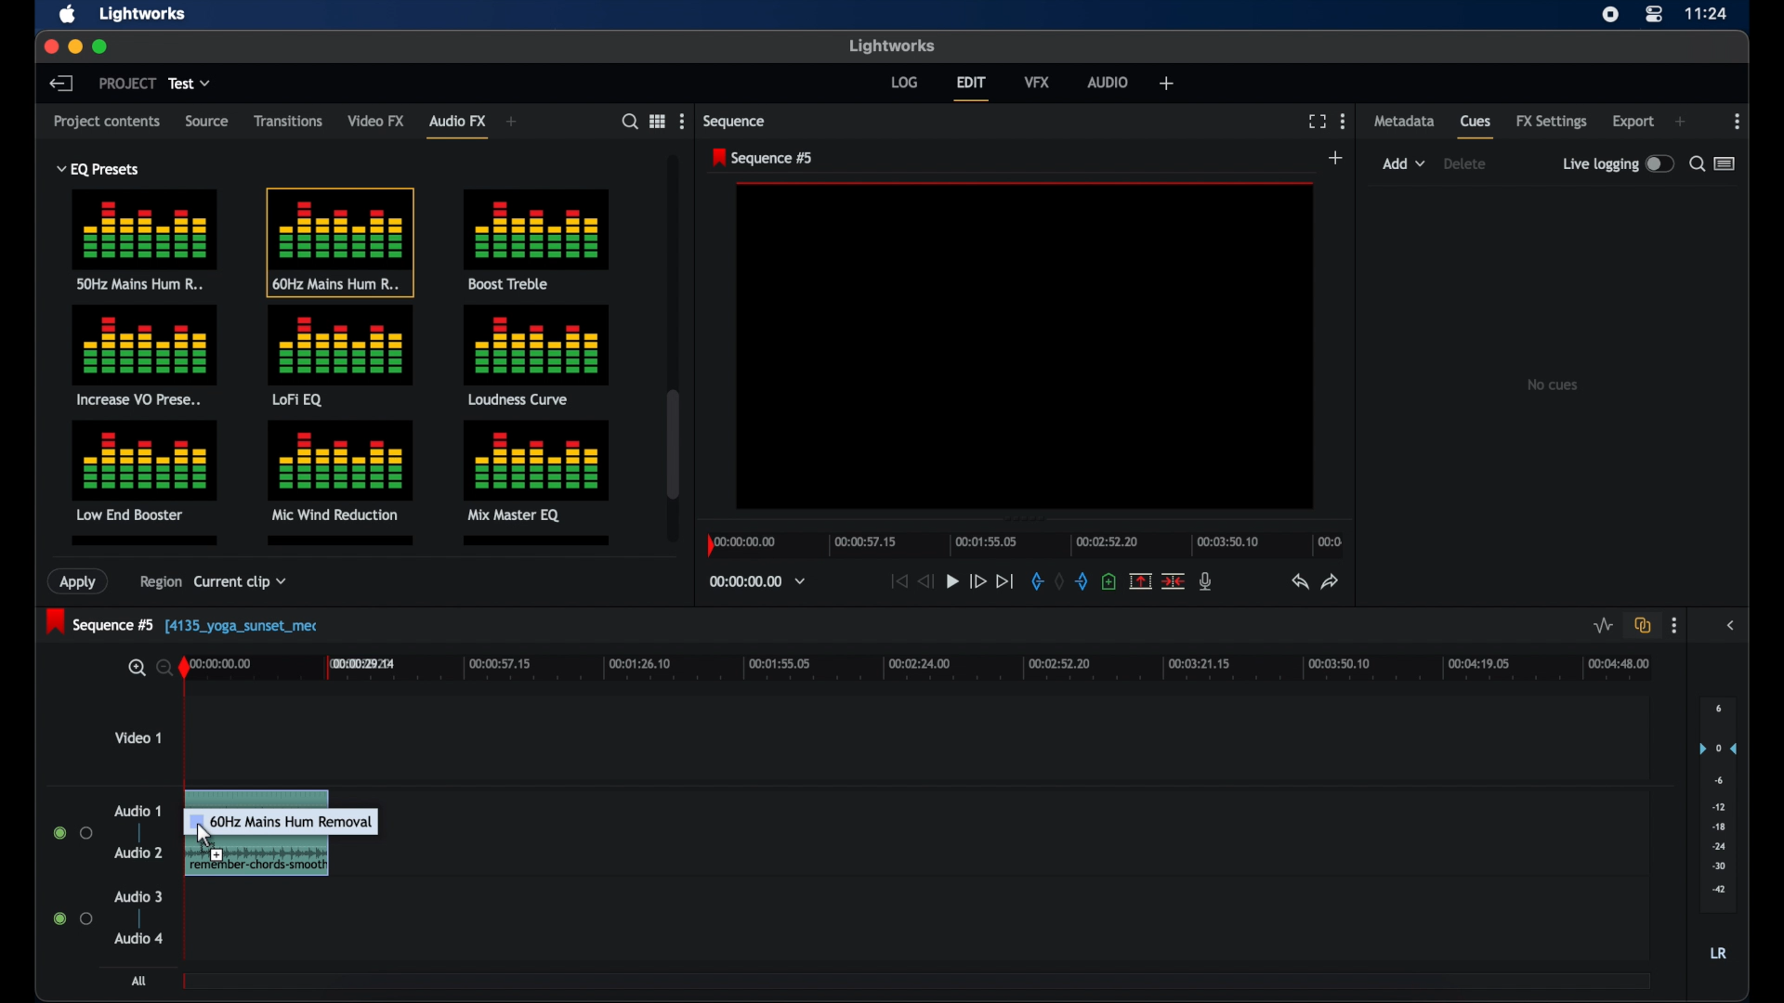  What do you see at coordinates (138, 897) in the screenshot?
I see `audio 3` at bounding box center [138, 897].